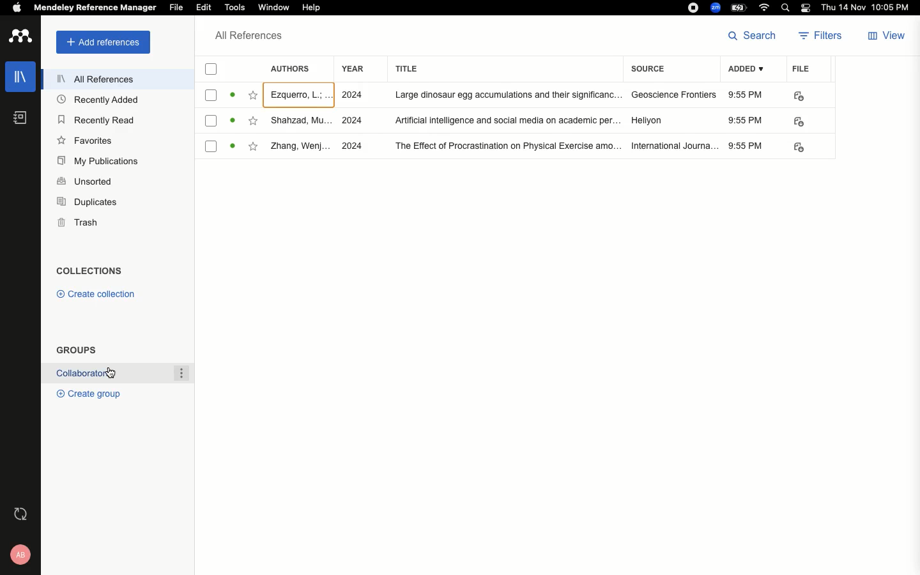 The width and height of the screenshot is (920, 575). Describe the element at coordinates (99, 395) in the screenshot. I see `Create group` at that location.